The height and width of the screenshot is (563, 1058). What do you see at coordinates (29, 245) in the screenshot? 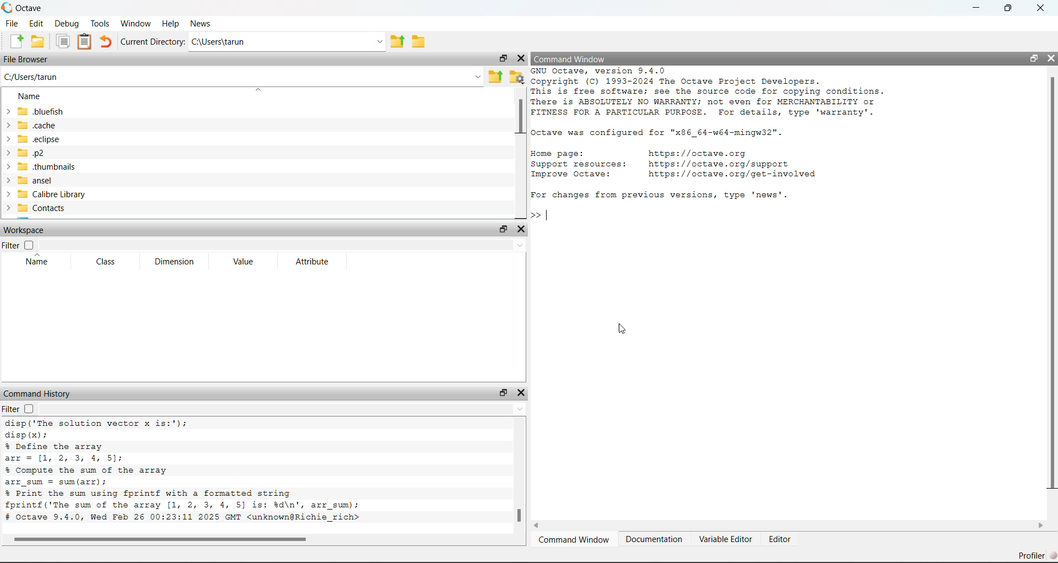
I see `Check box` at bounding box center [29, 245].